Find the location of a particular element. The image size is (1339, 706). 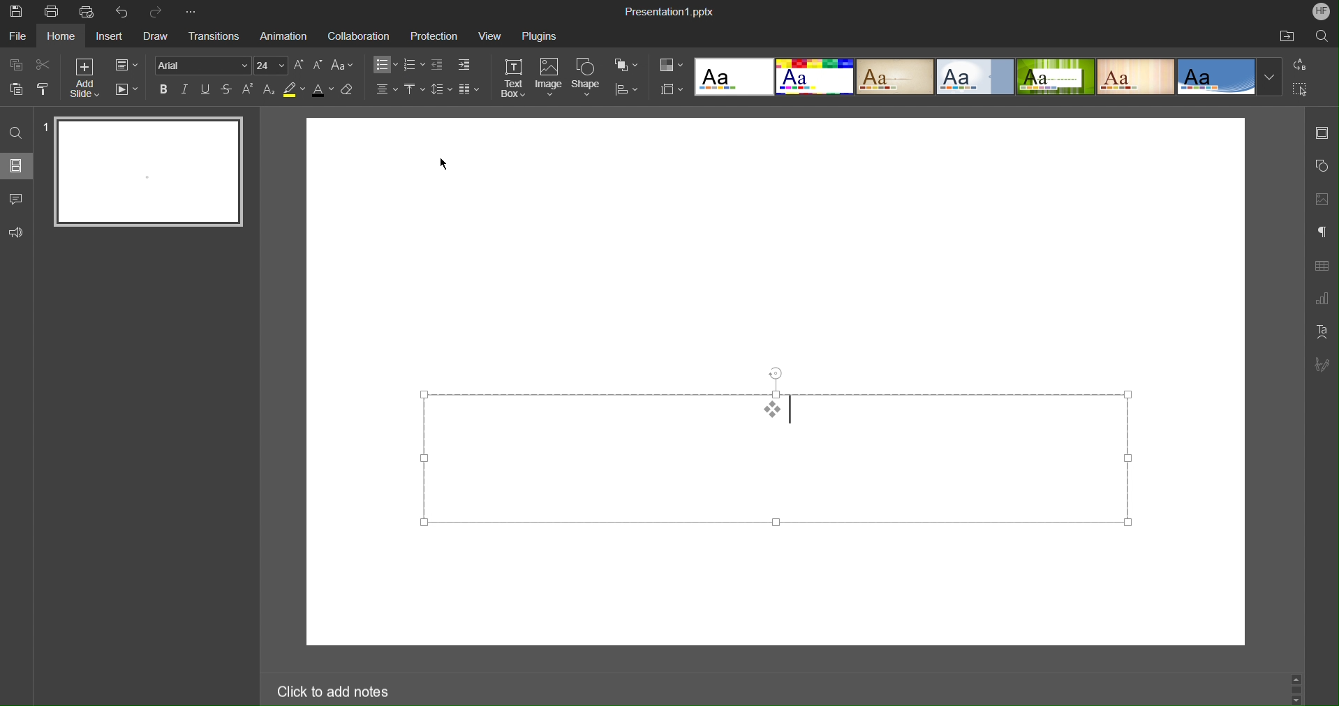

Transitions is located at coordinates (211, 36).